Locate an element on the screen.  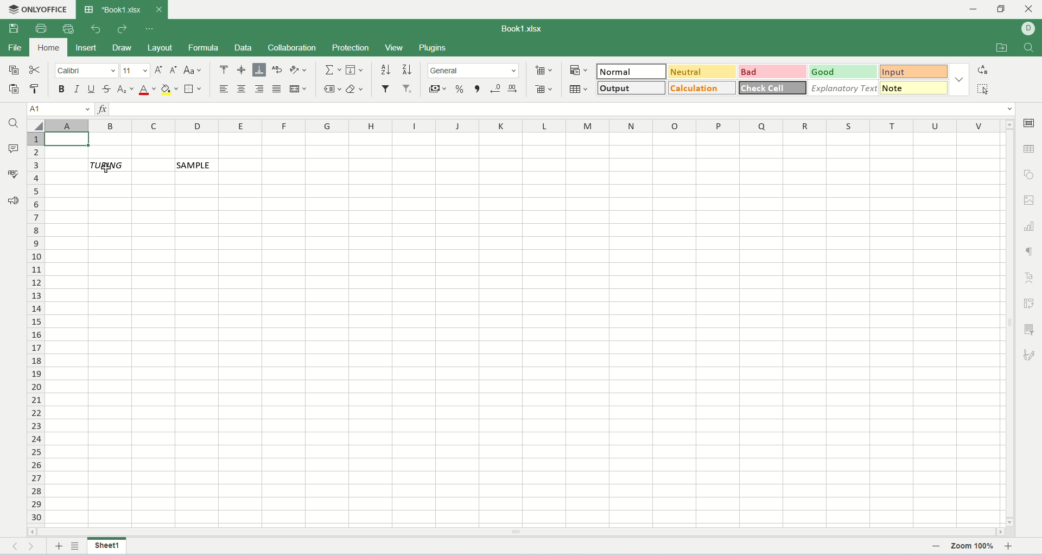
text art settings is located at coordinates (1030, 277).